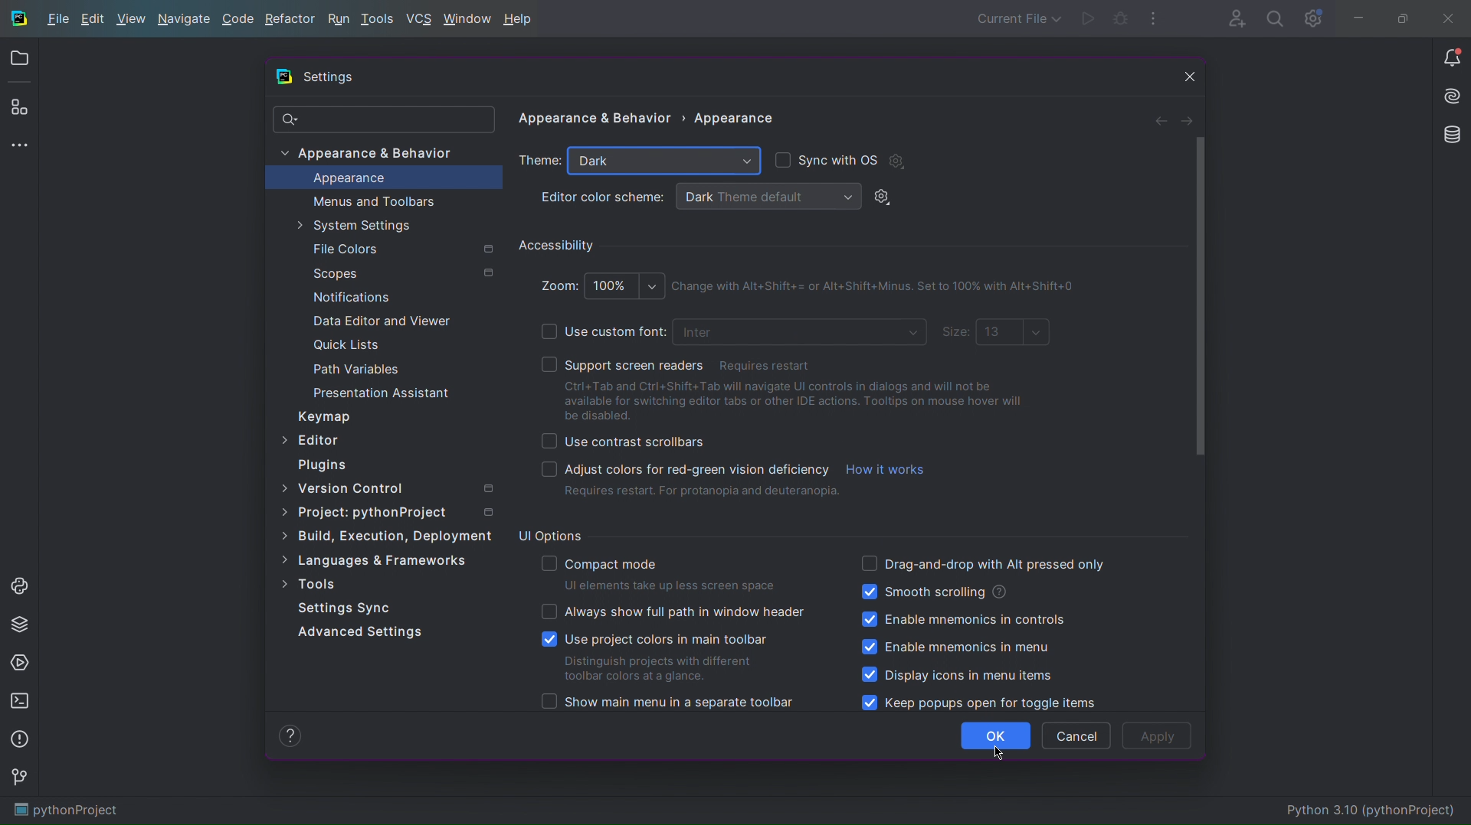 This screenshot has width=1471, height=825. What do you see at coordinates (1196, 296) in the screenshot?
I see `scrollbar` at bounding box center [1196, 296].